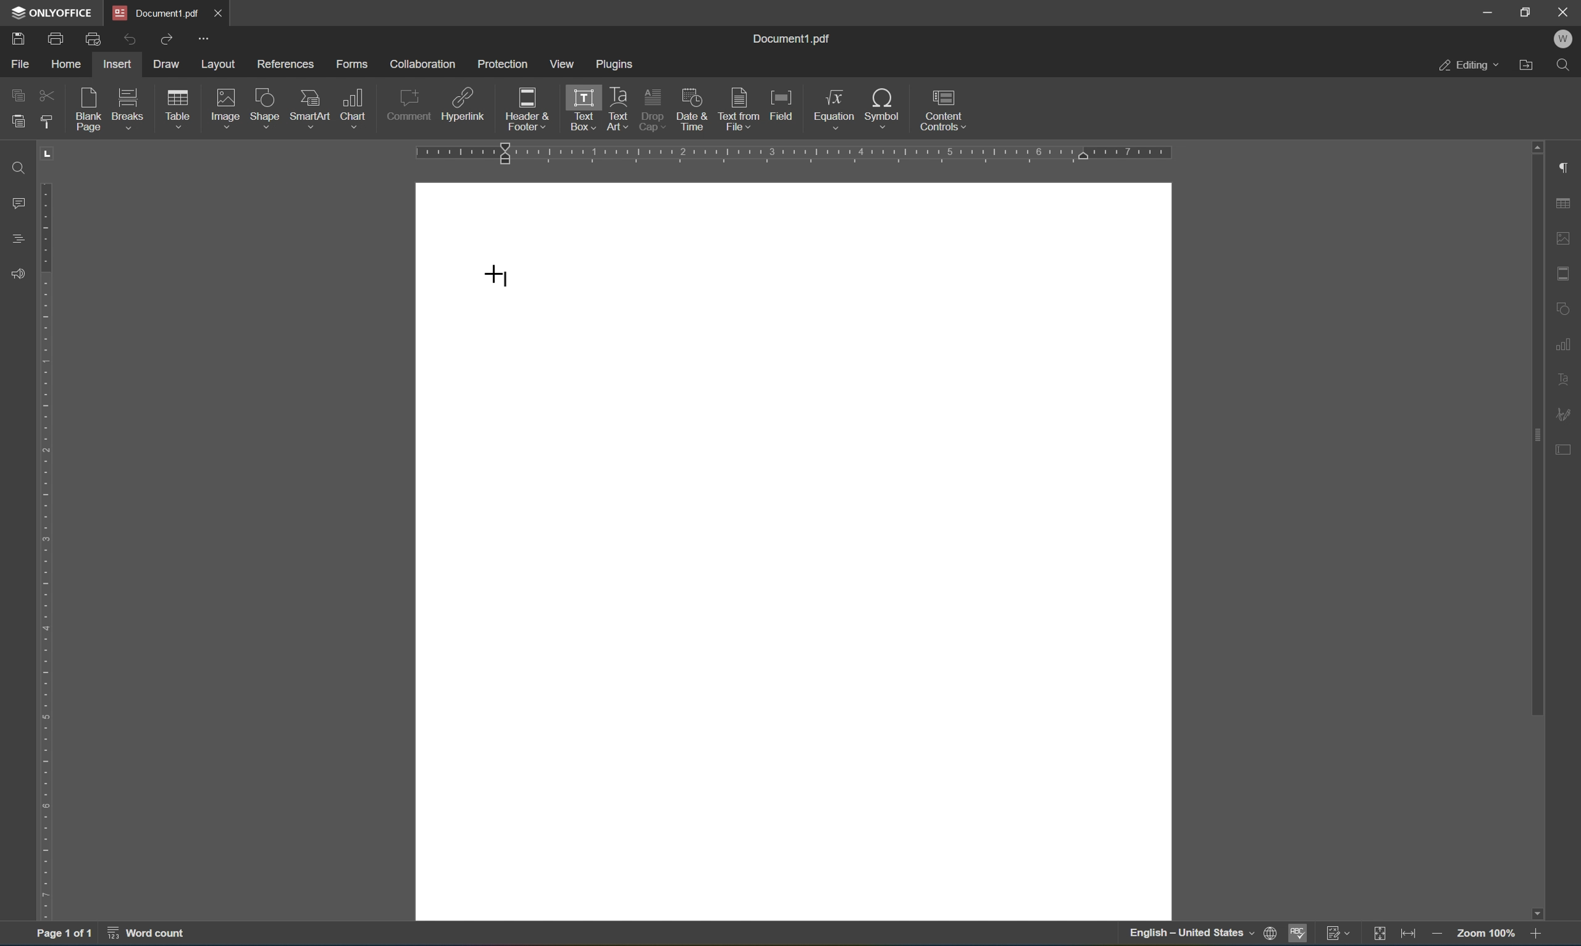 The height and width of the screenshot is (946, 1581). I want to click on Close, so click(1567, 13).